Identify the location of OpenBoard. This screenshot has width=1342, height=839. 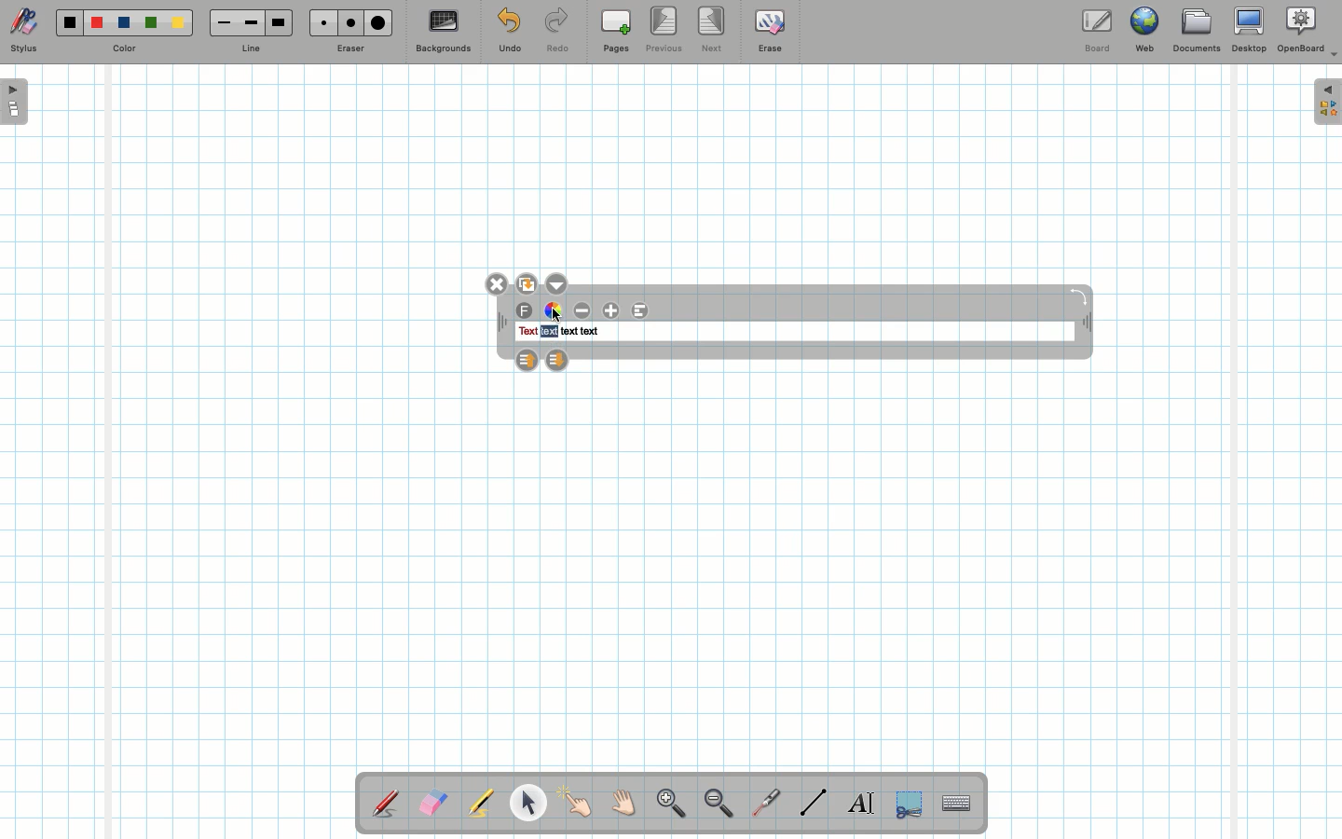
(1308, 30).